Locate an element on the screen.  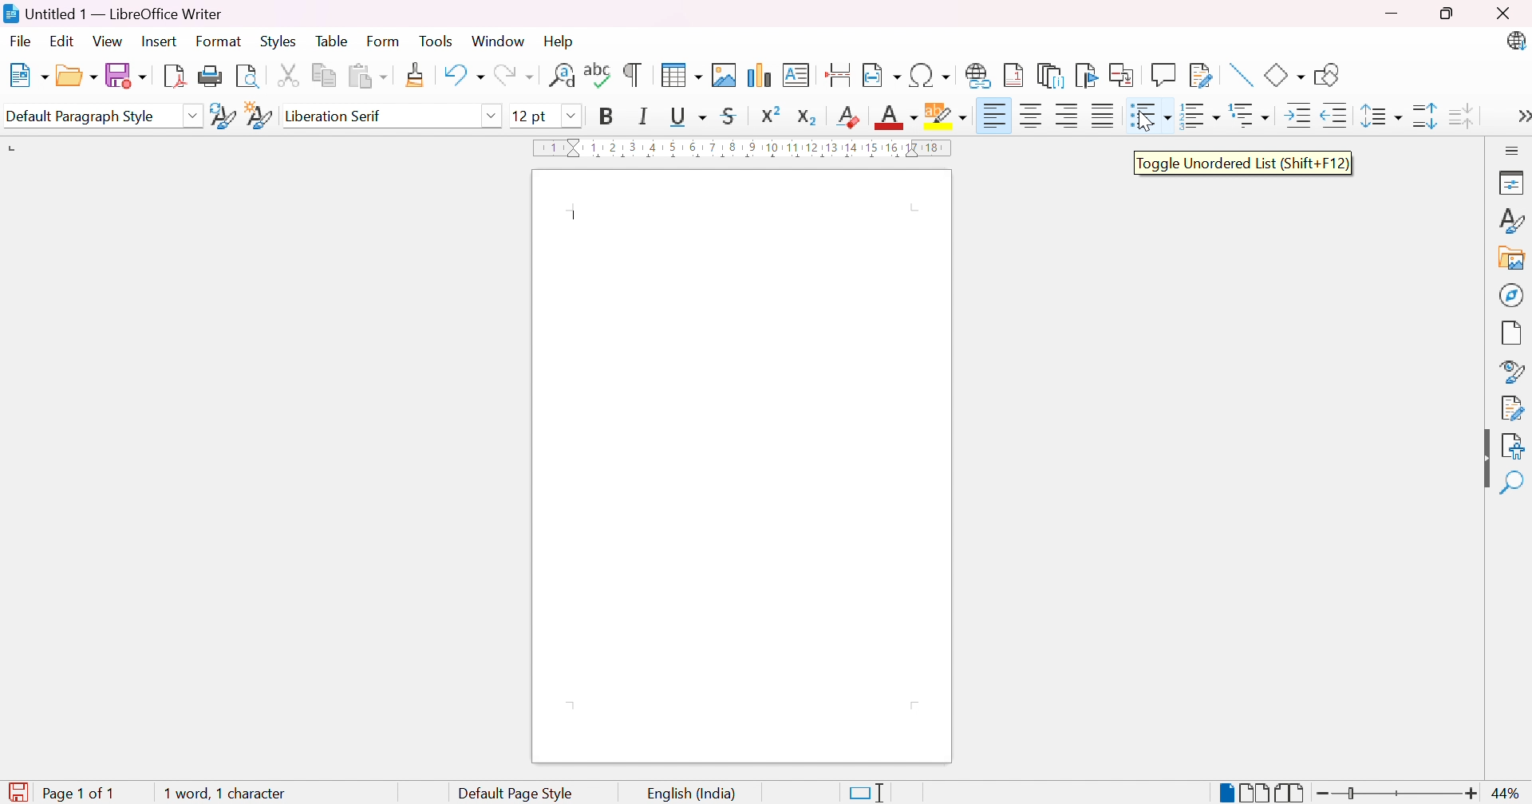
Insert table is located at coordinates (681, 75).